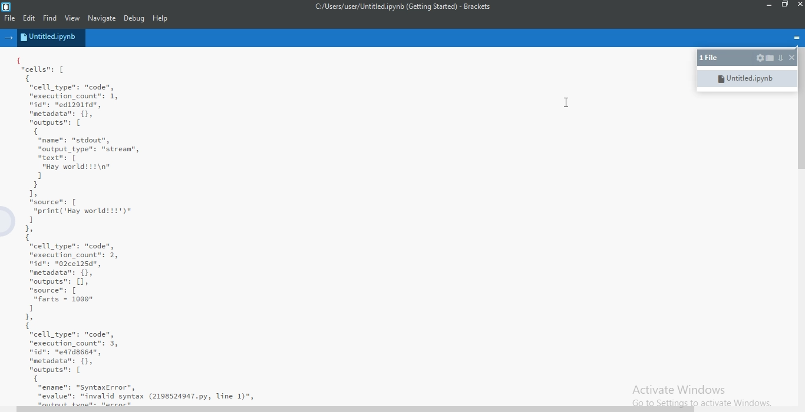 This screenshot has width=805, height=412. What do you see at coordinates (784, 6) in the screenshot?
I see `restore` at bounding box center [784, 6].